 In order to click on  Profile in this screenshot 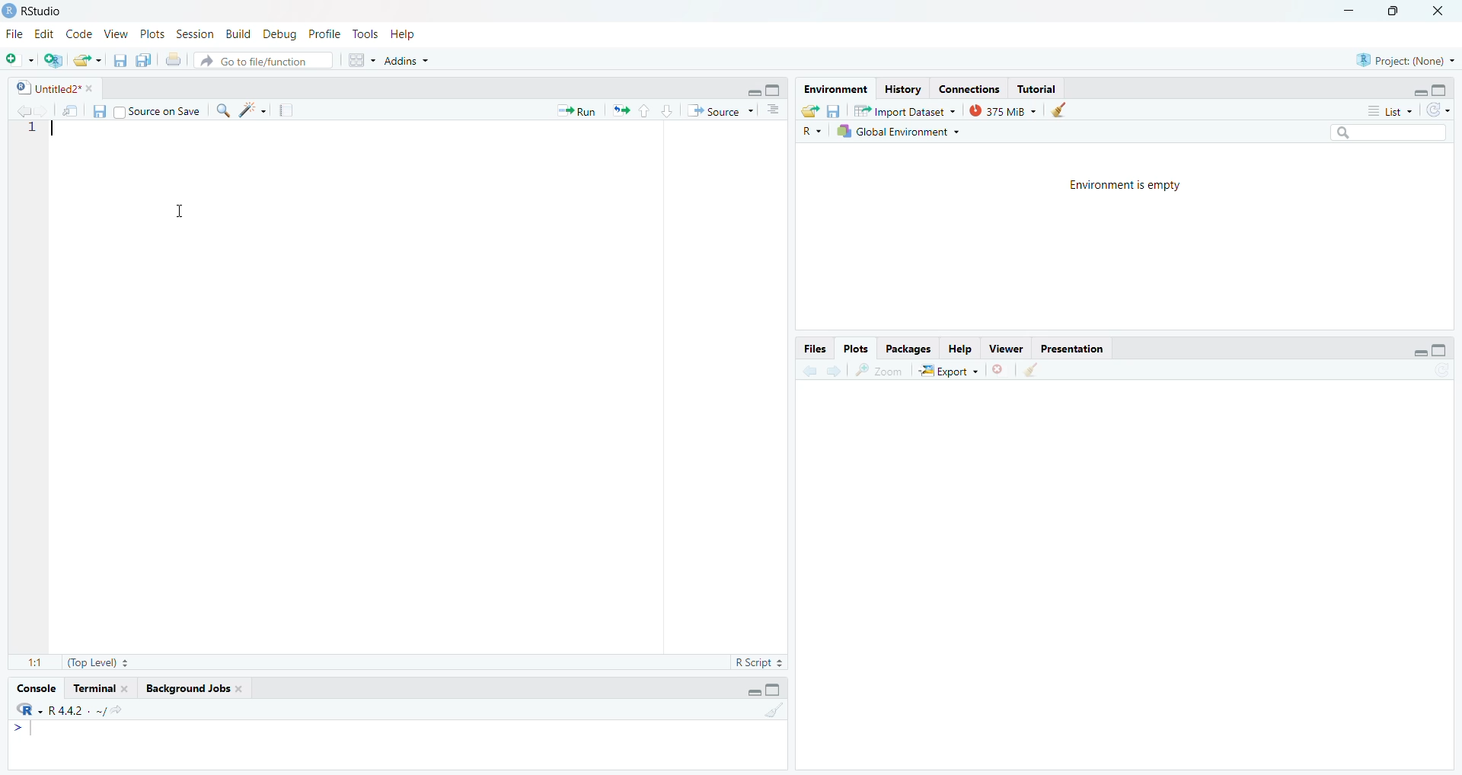, I will do `click(324, 33)`.